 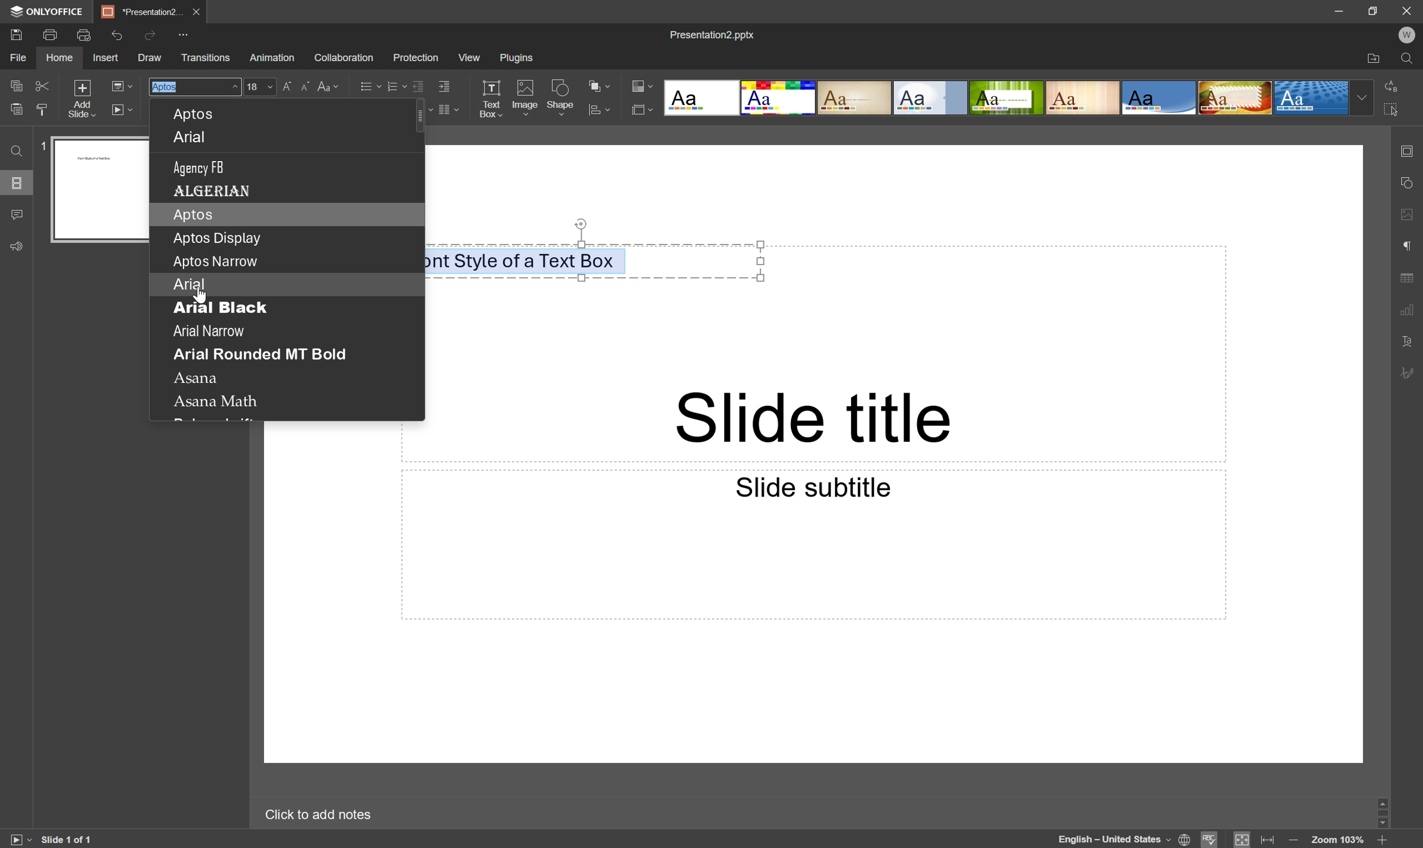 I want to click on ONLYOFFICE, so click(x=46, y=11).